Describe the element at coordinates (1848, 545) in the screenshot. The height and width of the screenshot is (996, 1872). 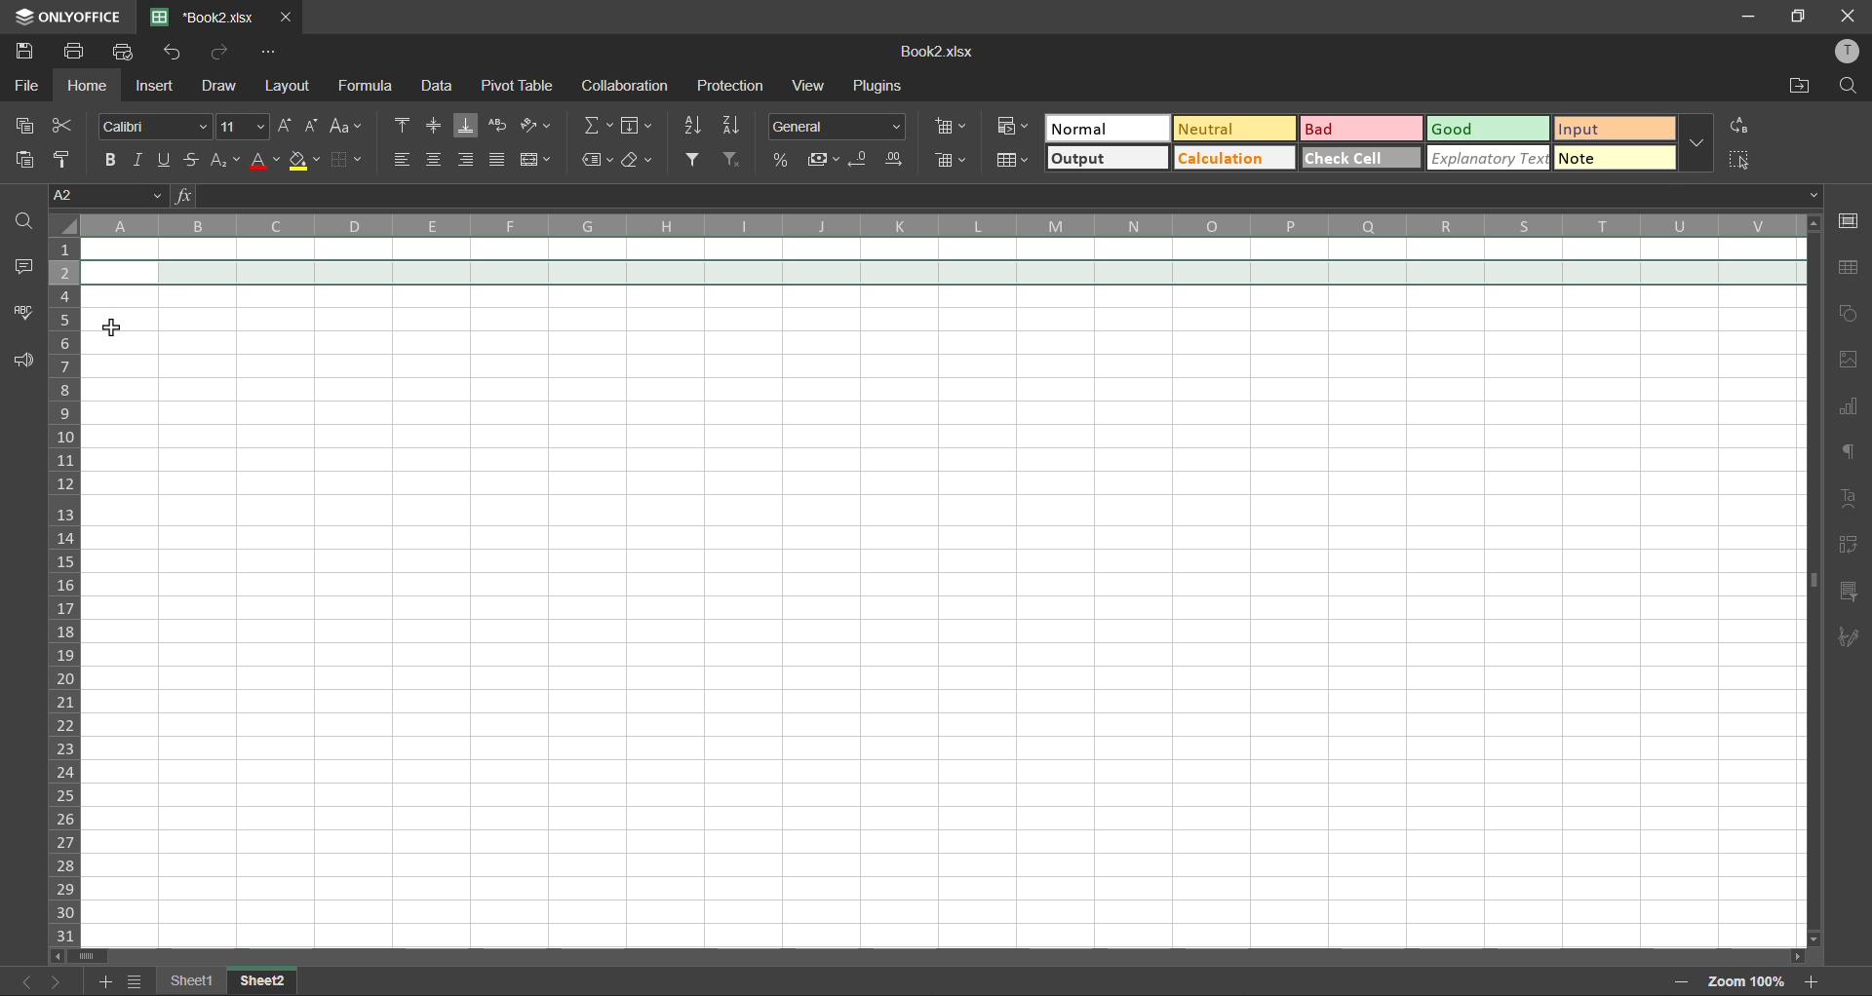
I see `pivot table` at that location.